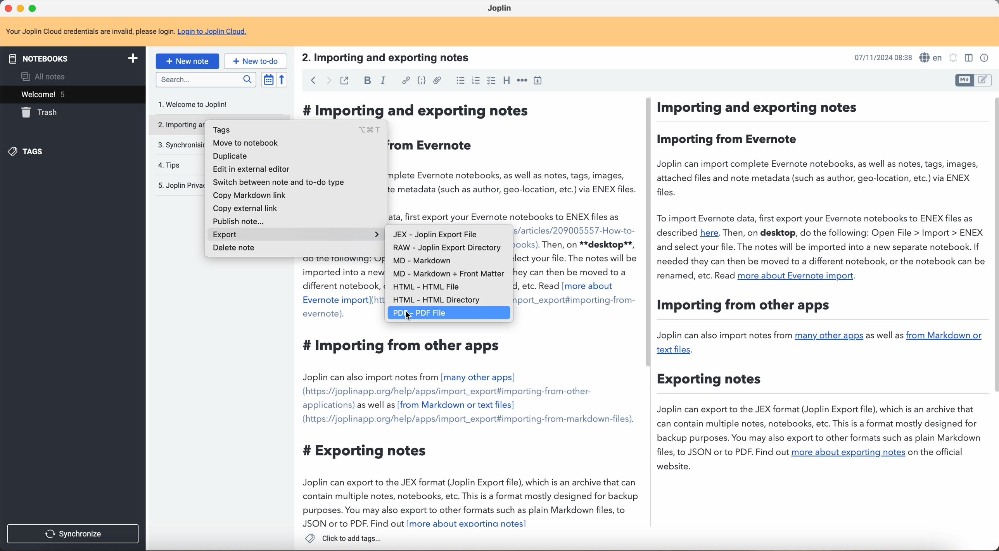 This screenshot has width=999, height=551. Describe the element at coordinates (449, 313) in the screenshot. I see `PDF - PDF File` at that location.